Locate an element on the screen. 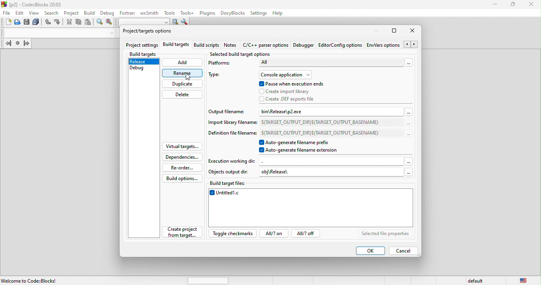 Image resolution: width=541 pixels, height=285 pixels. release is located at coordinates (144, 62).